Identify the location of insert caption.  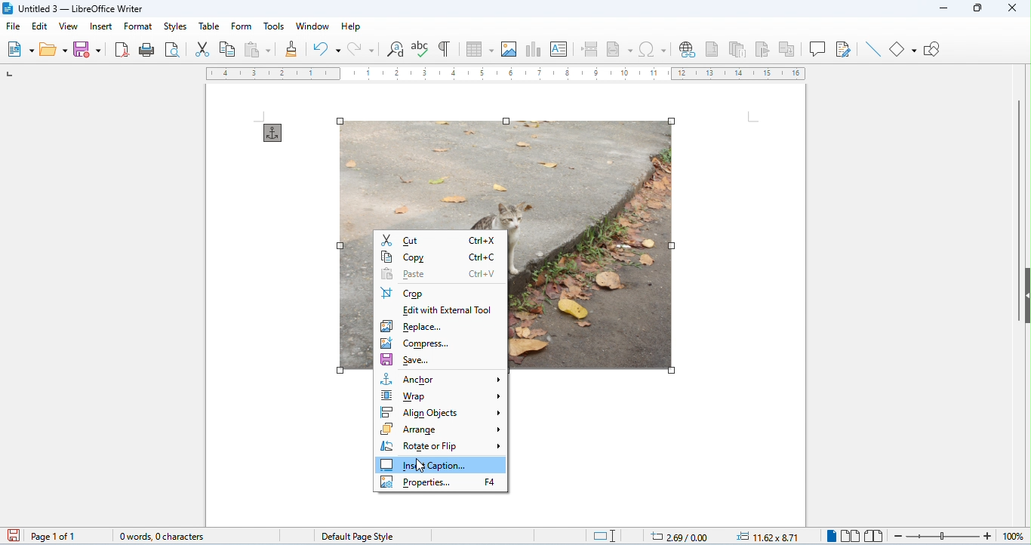
(442, 464).